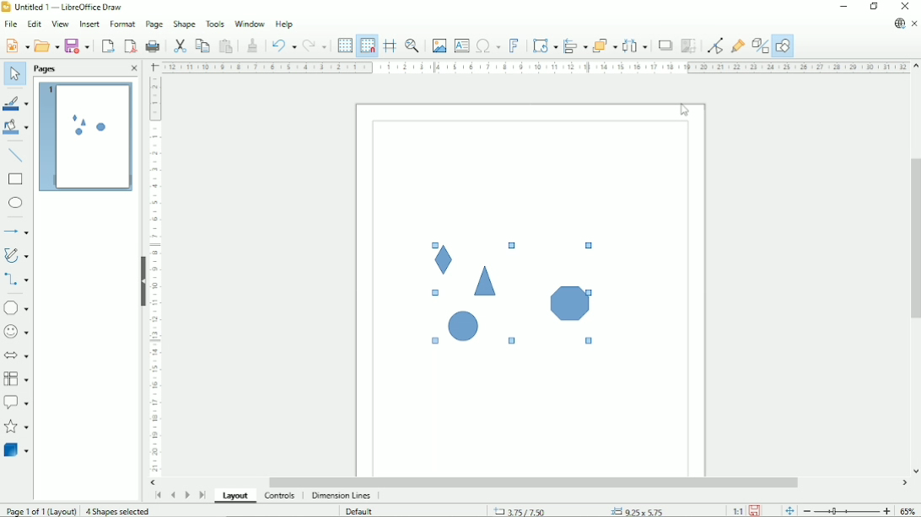 This screenshot has height=517, width=921. Describe the element at coordinates (514, 45) in the screenshot. I see `insert fontwork text` at that location.